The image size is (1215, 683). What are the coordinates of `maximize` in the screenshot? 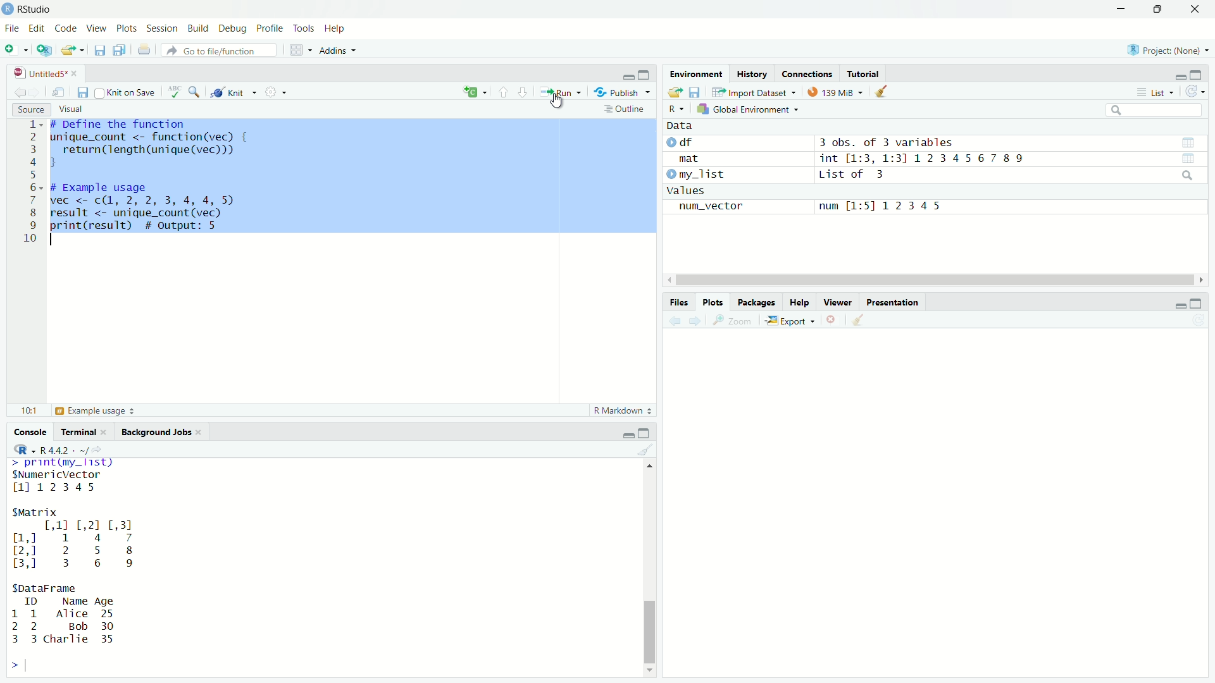 It's located at (1159, 9).